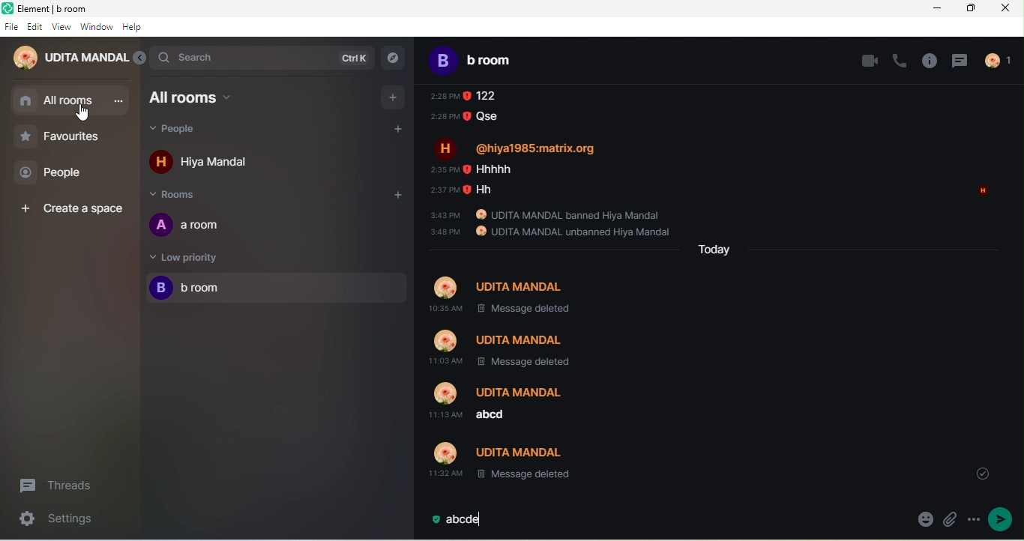  I want to click on thread, so click(961, 61).